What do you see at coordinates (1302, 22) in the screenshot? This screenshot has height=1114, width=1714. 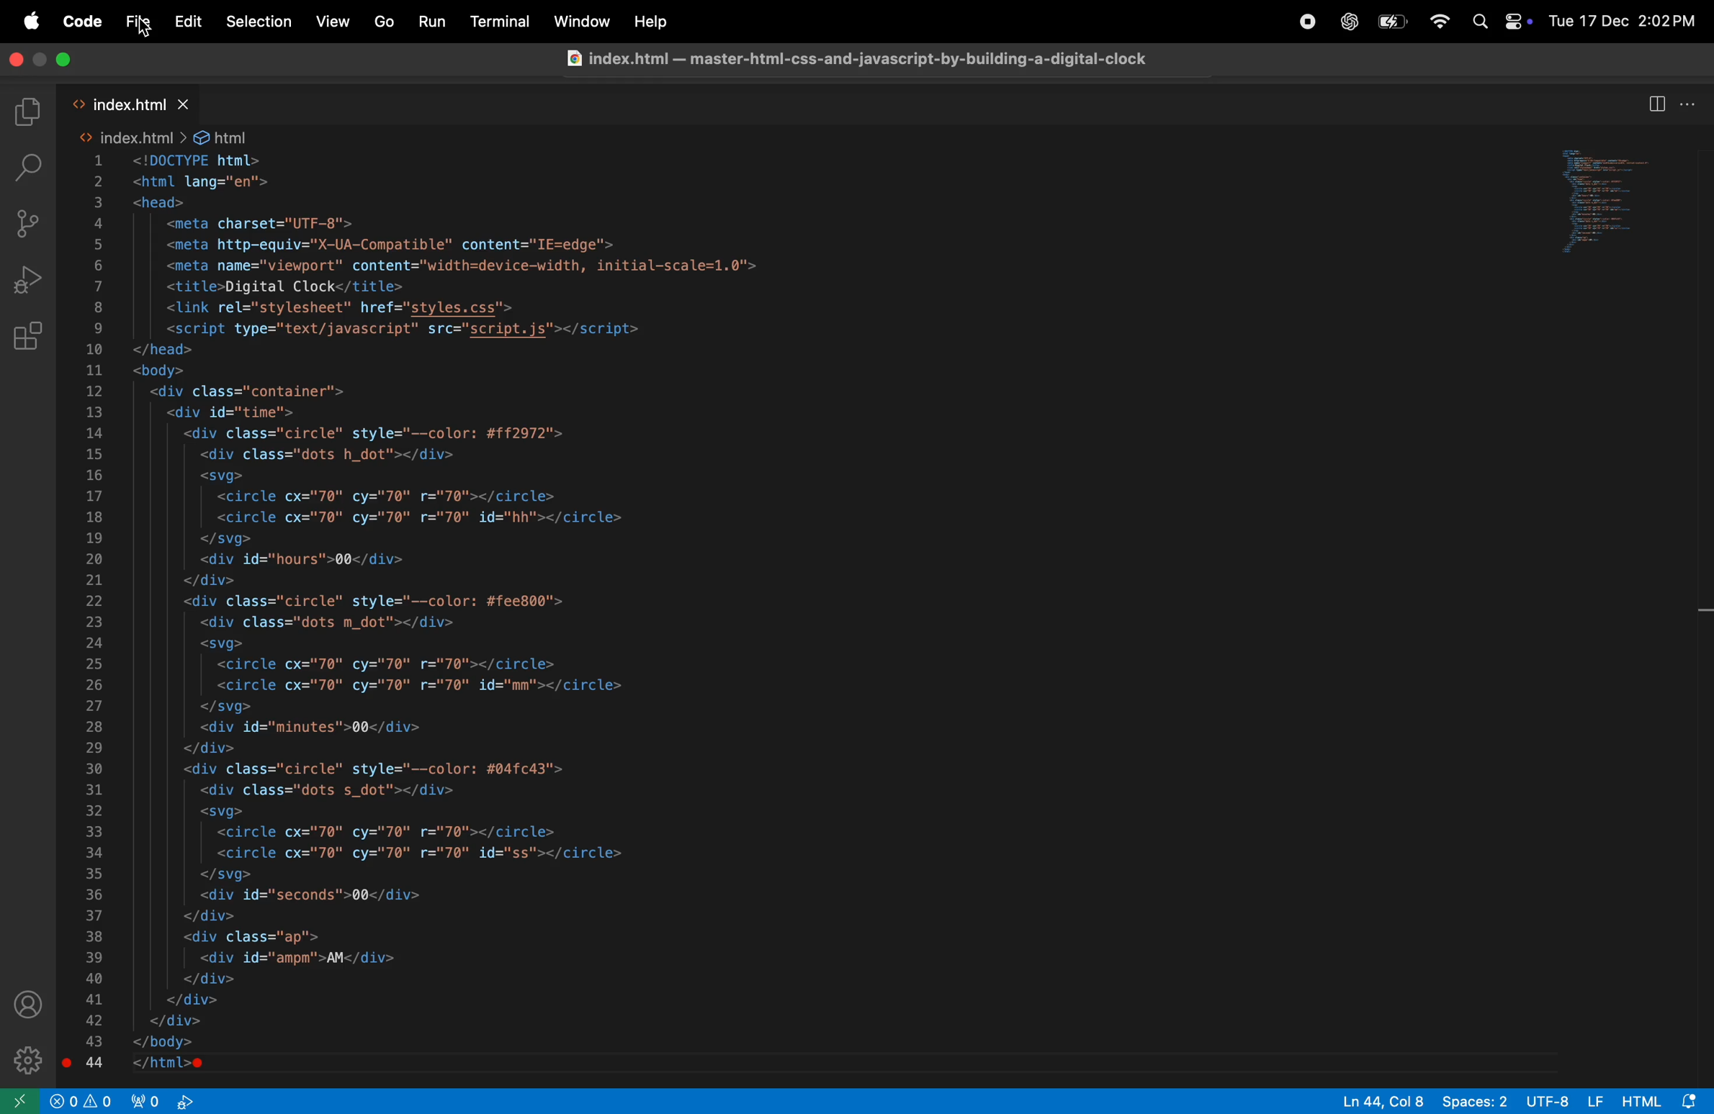 I see `chatgpt` at bounding box center [1302, 22].